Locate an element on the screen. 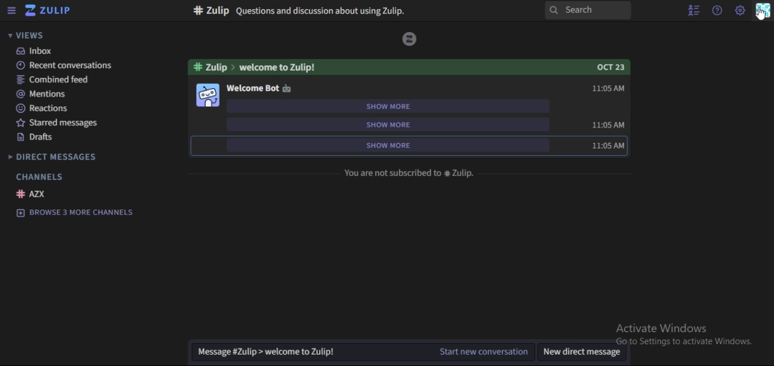 Image resolution: width=774 pixels, height=366 pixels. image is located at coordinates (207, 95).